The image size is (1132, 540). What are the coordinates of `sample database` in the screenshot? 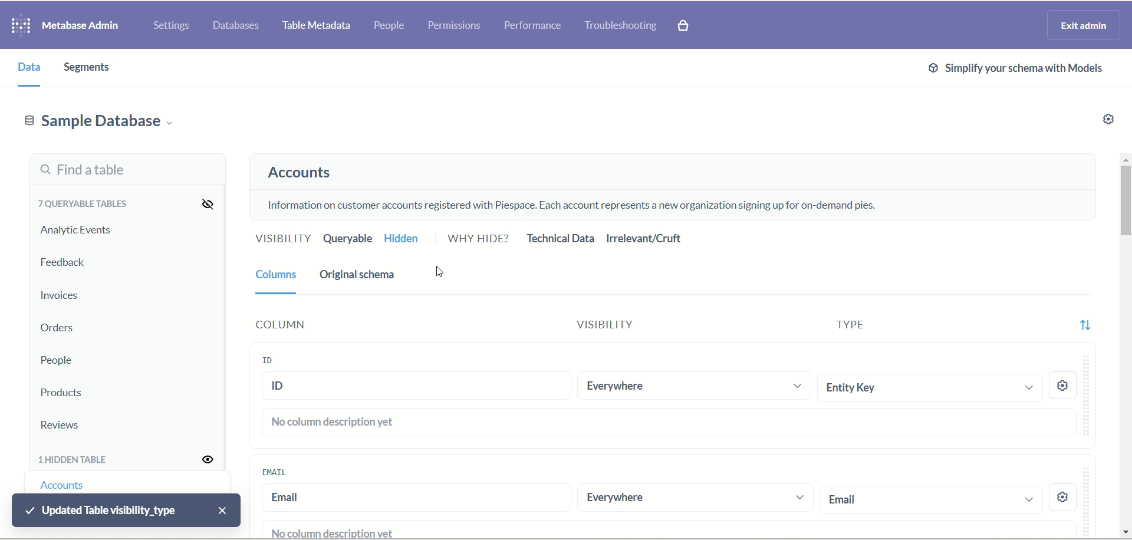 It's located at (114, 124).